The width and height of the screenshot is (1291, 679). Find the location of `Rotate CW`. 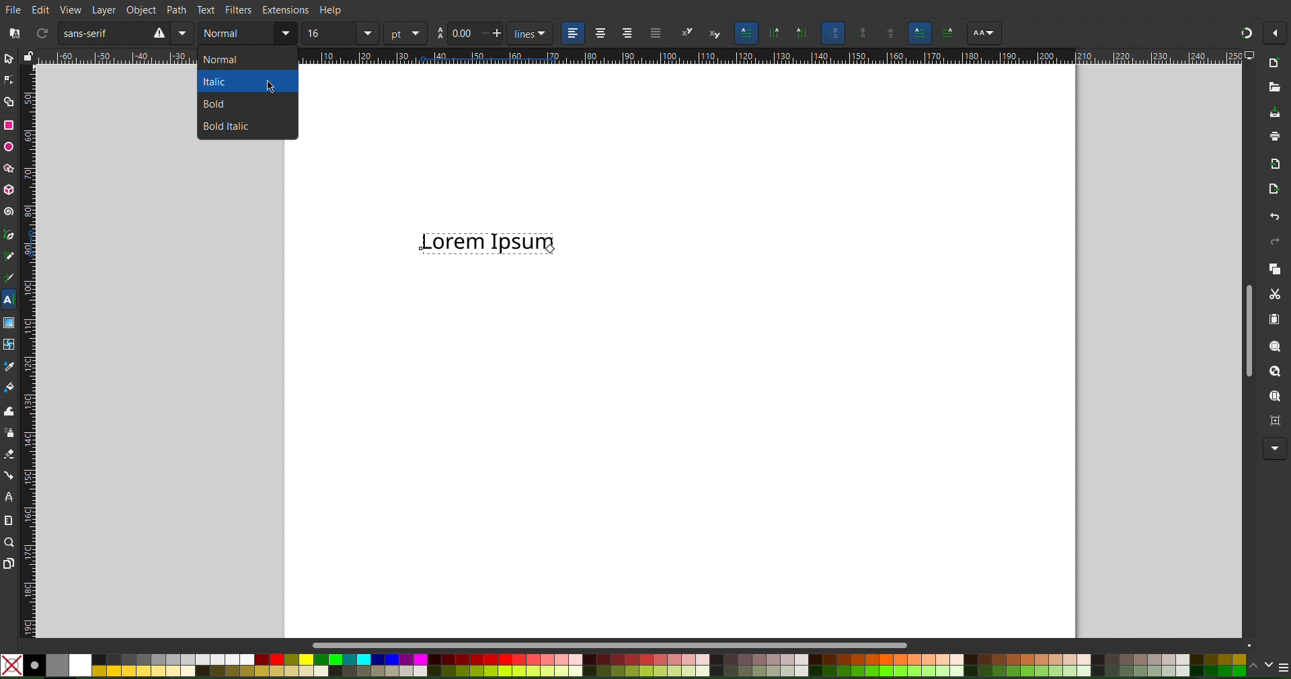

Rotate CW is located at coordinates (156, 33).